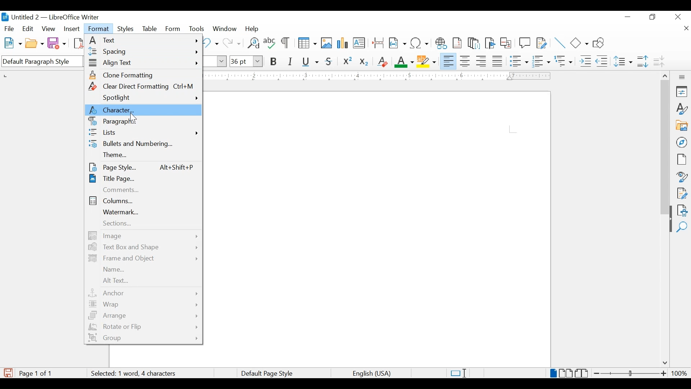 This screenshot has width=691, height=389. What do you see at coordinates (513, 129) in the screenshot?
I see `guides` at bounding box center [513, 129].